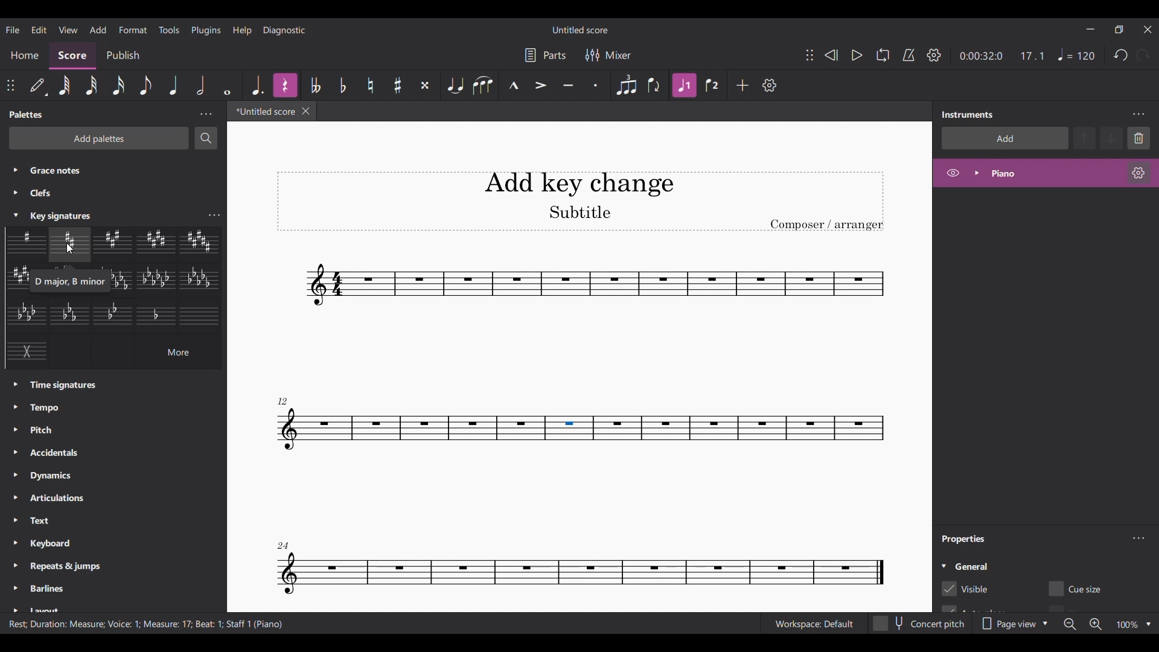 This screenshot has width=1159, height=652. Describe the element at coordinates (133, 30) in the screenshot. I see `Format menu` at that location.